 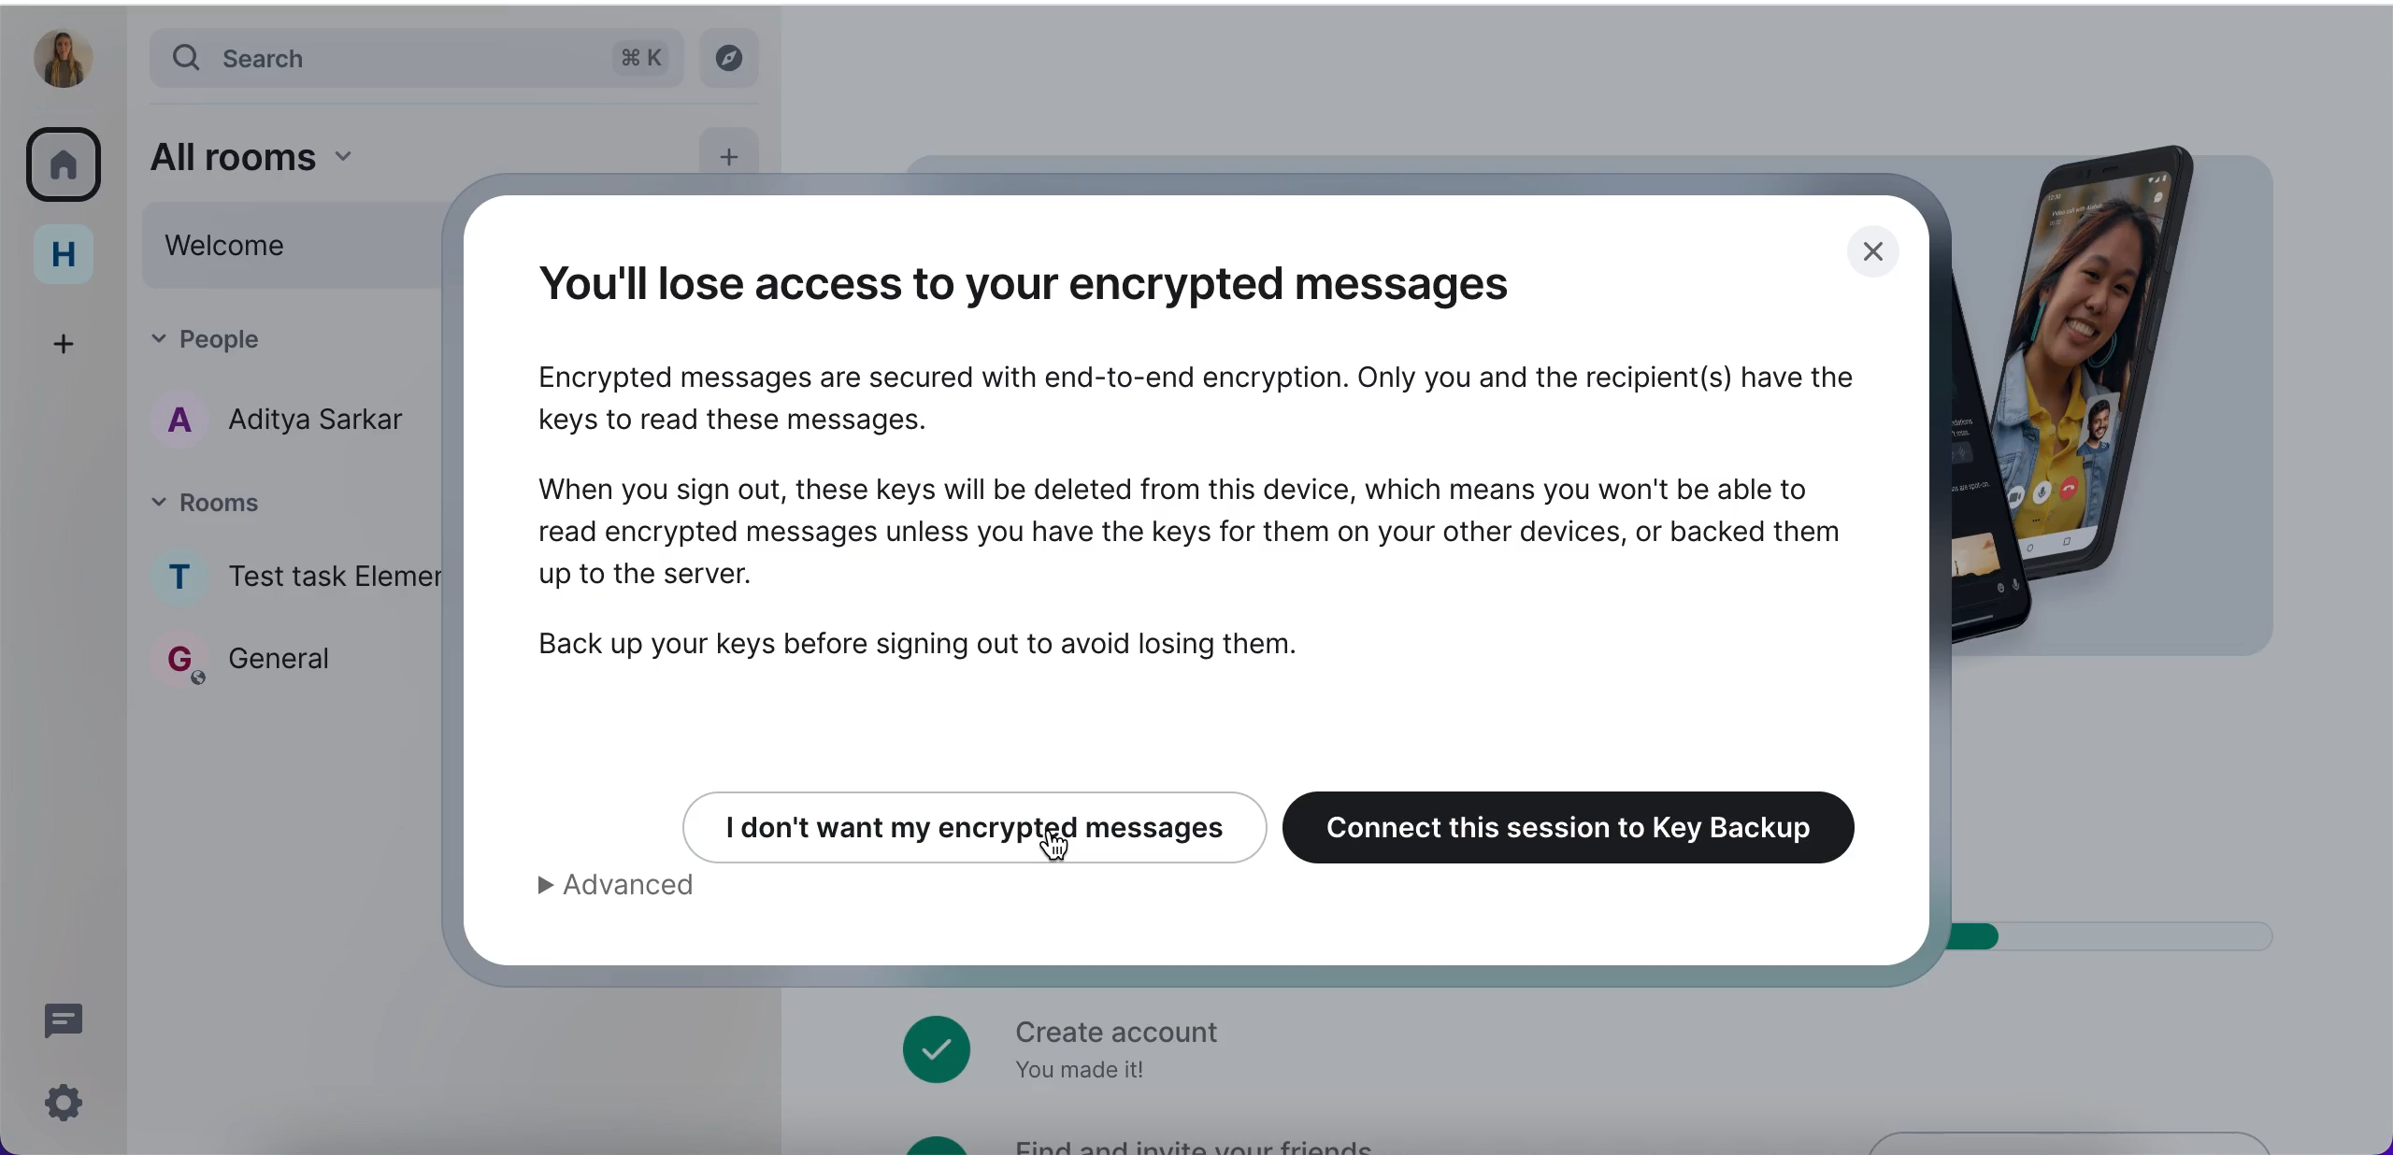 What do you see at coordinates (292, 496) in the screenshot?
I see `rooms` at bounding box center [292, 496].